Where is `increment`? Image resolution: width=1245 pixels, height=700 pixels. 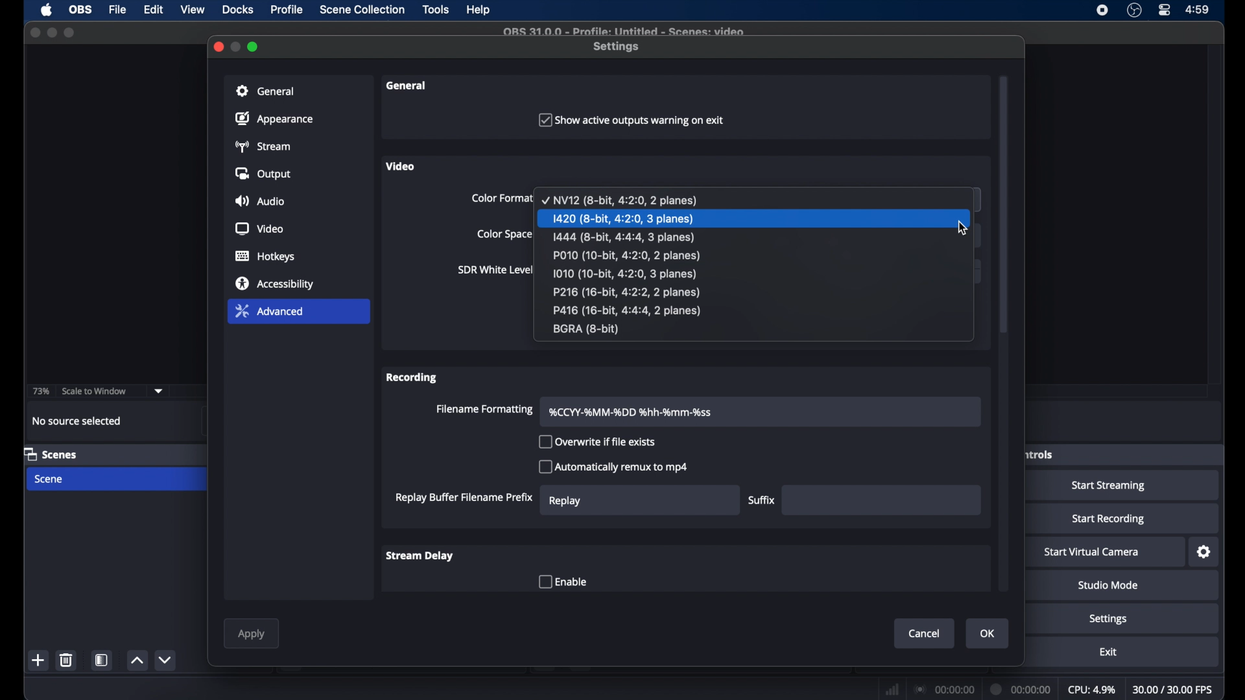 increment is located at coordinates (137, 660).